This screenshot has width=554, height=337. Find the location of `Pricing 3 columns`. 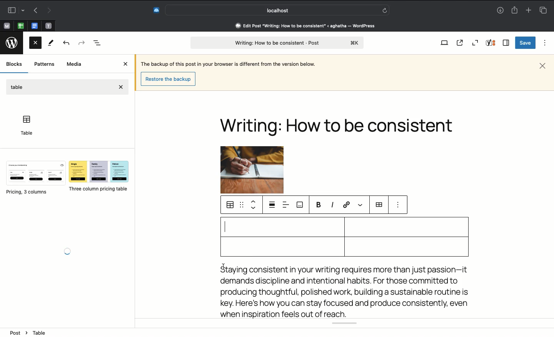

Pricing 3 columns is located at coordinates (34, 177).